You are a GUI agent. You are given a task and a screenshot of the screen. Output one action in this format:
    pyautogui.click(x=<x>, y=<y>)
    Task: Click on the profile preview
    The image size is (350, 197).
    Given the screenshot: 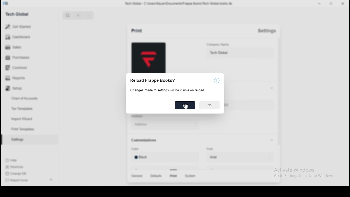 What is the action you would take?
    pyautogui.click(x=148, y=58)
    